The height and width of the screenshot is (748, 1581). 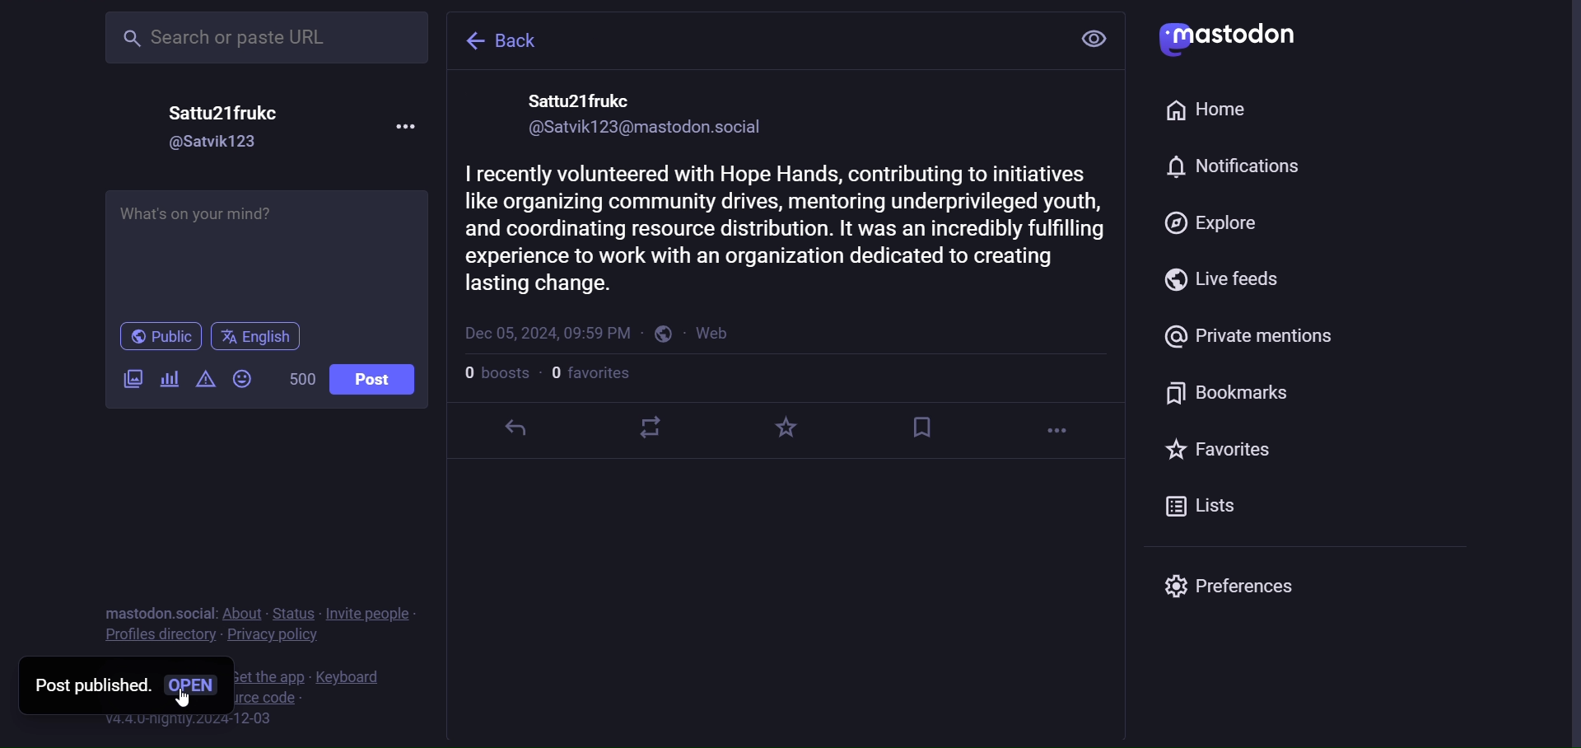 I want to click on content  warning, so click(x=205, y=381).